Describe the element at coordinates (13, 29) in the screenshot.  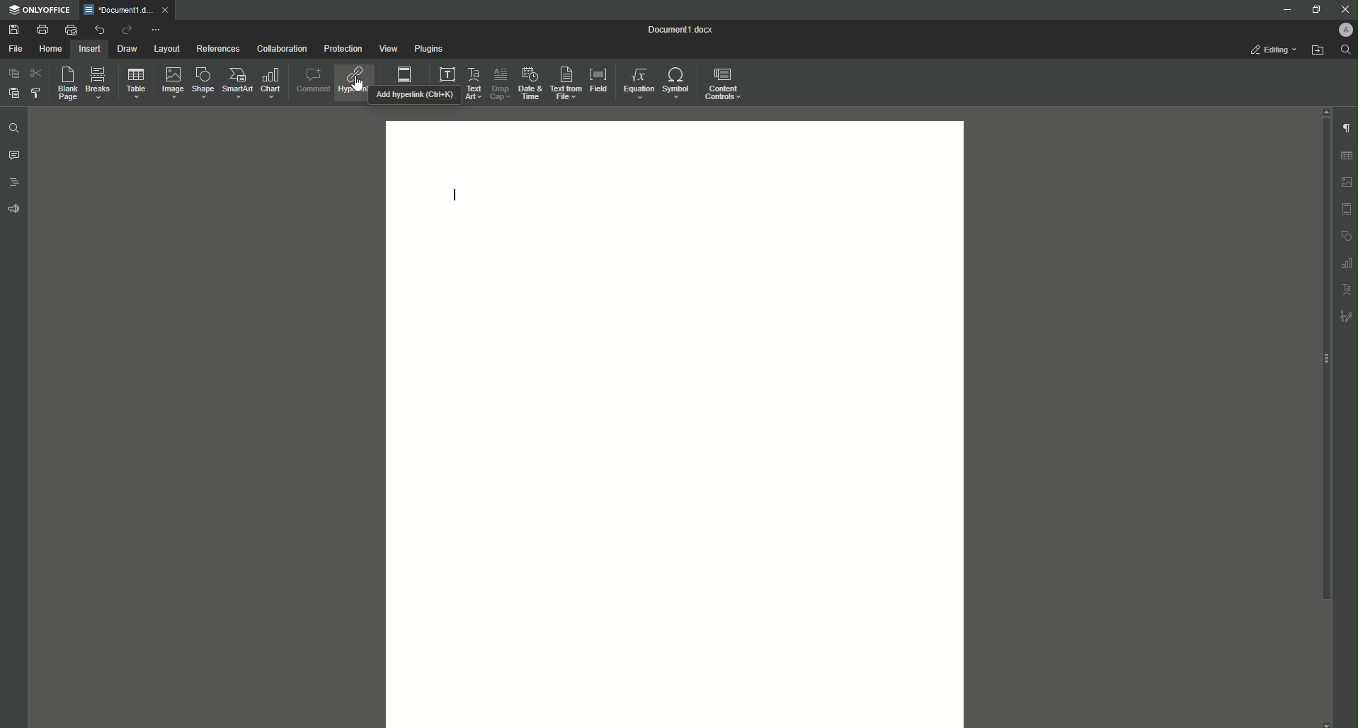
I see `Save` at that location.